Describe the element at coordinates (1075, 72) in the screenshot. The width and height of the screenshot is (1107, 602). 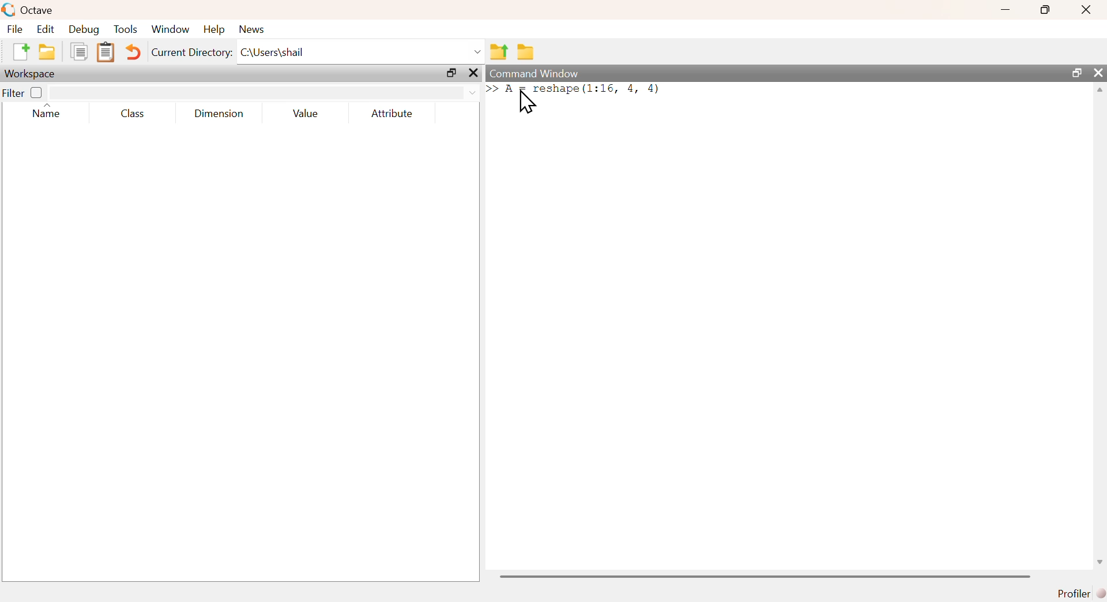
I see `maximize` at that location.